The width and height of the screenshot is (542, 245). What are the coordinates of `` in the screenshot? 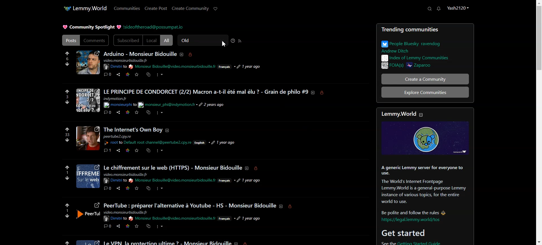 It's located at (116, 218).